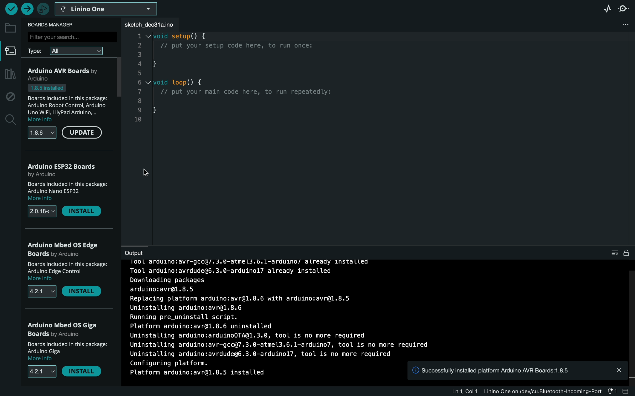 Image resolution: width=635 pixels, height=396 pixels. I want to click on description, so click(66, 191).